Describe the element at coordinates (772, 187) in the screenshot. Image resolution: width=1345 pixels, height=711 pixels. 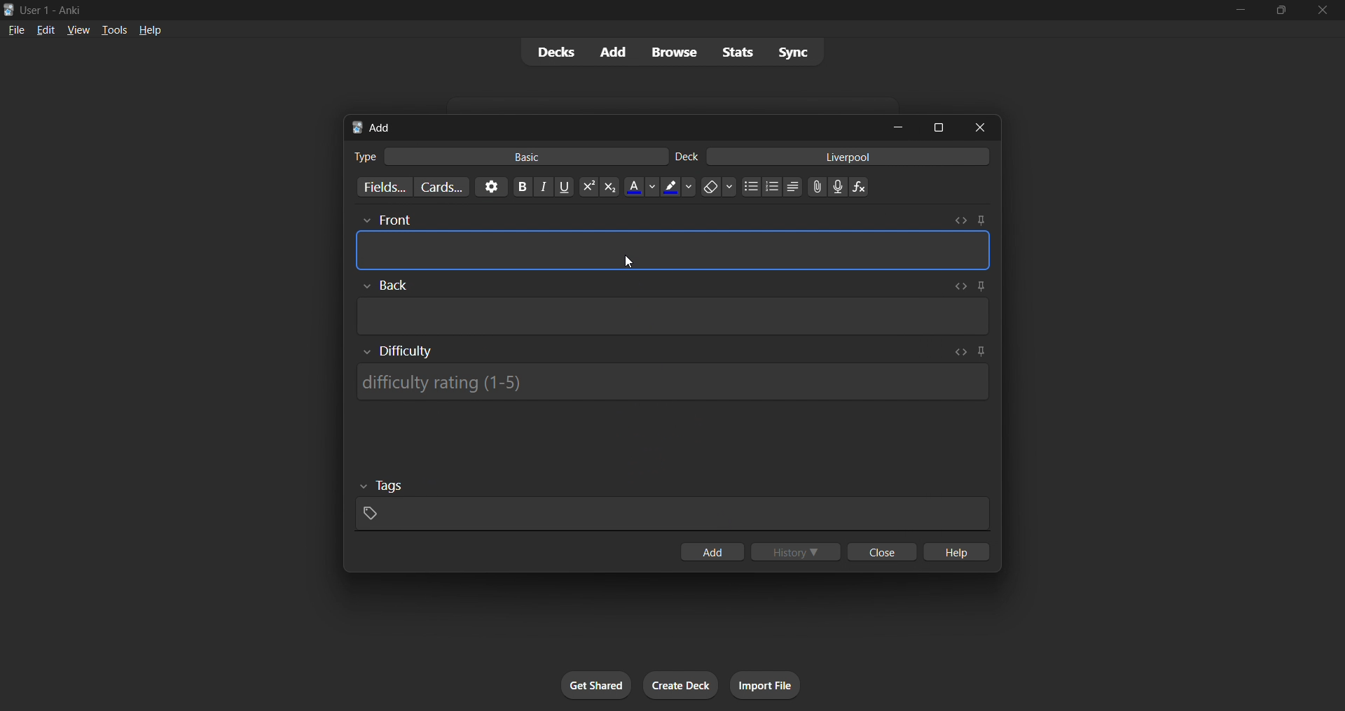
I see `Ordered list` at that location.